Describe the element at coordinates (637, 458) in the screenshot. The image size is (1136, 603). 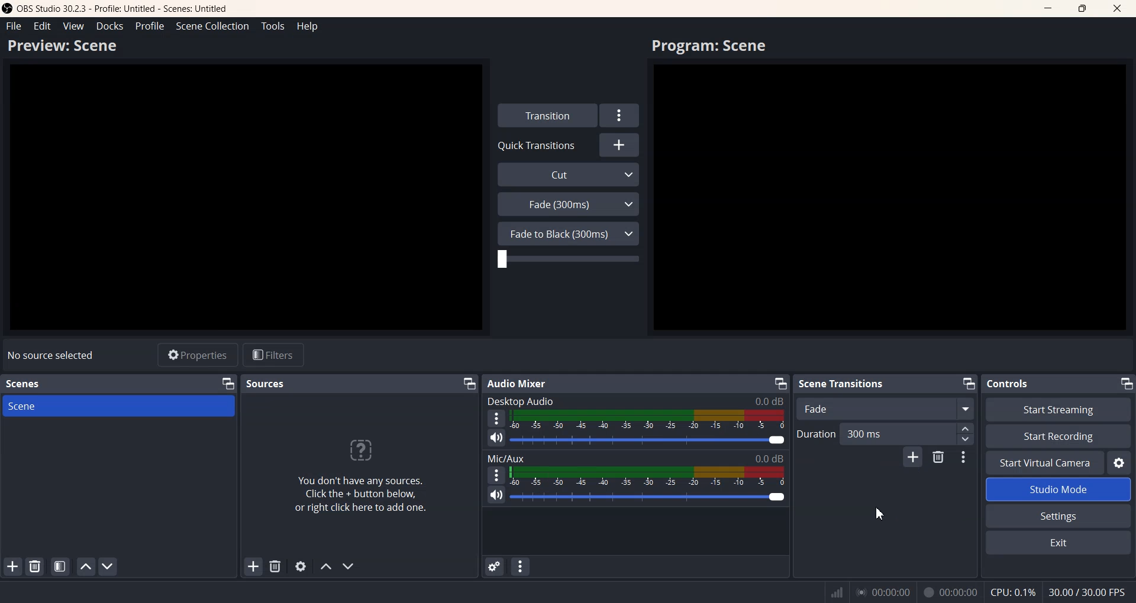
I see `Mic/Aux` at that location.